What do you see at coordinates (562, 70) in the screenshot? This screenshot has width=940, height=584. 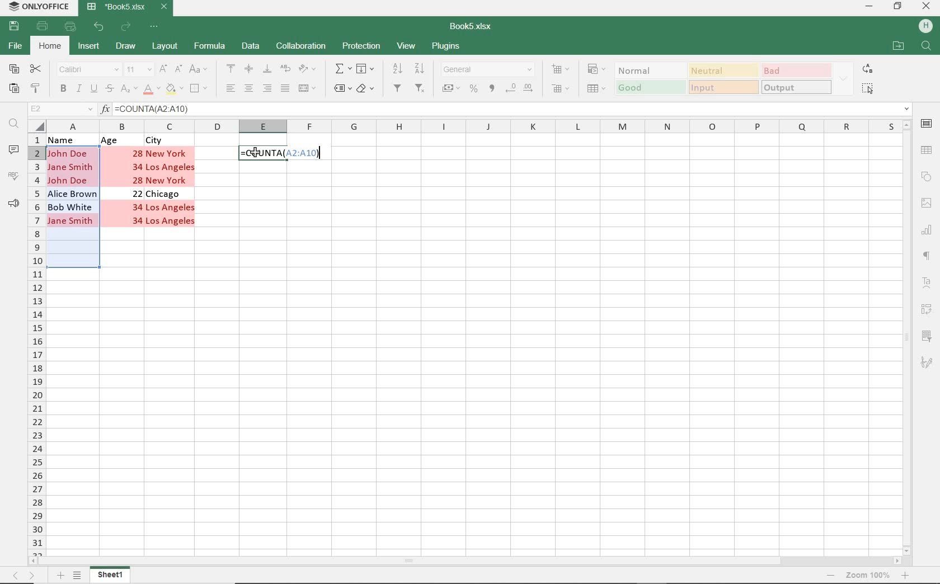 I see `INSERT CELLS` at bounding box center [562, 70].